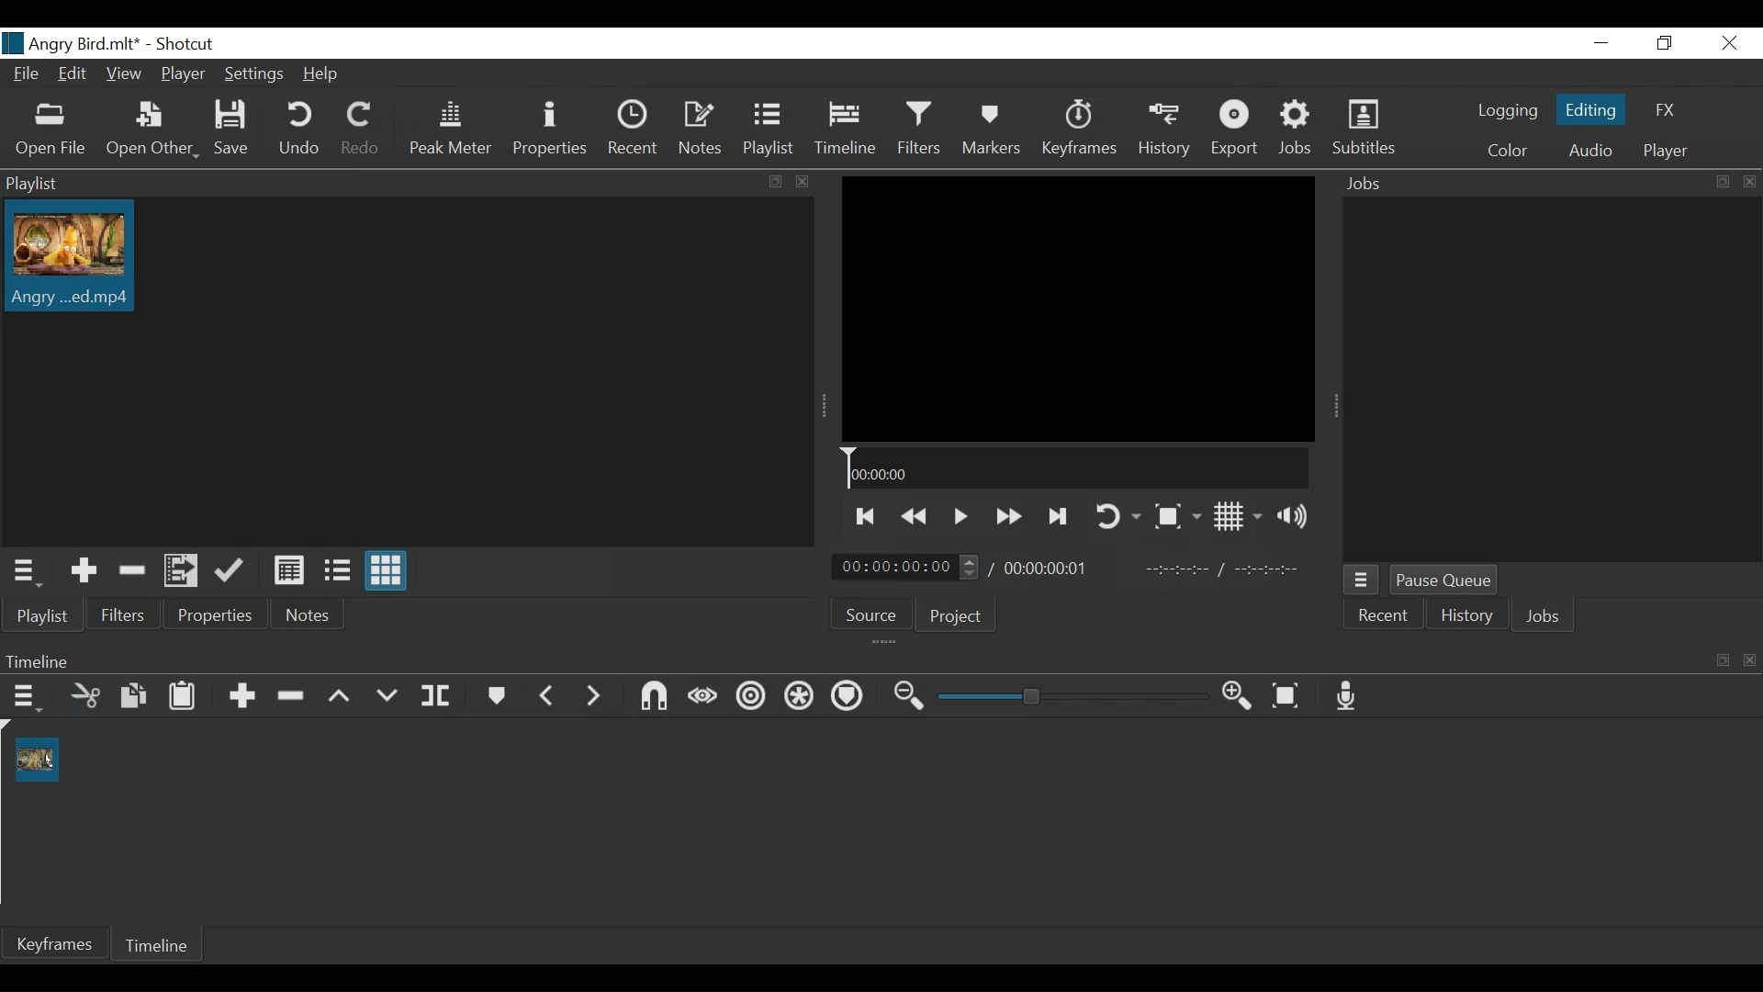 This screenshot has height=992, width=1763. I want to click on Overwrite, so click(385, 697).